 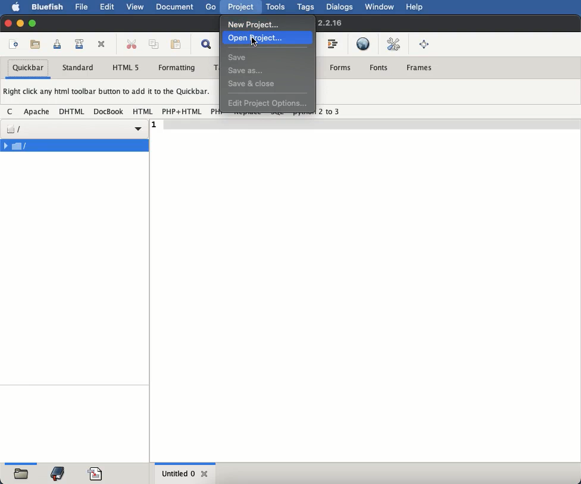 What do you see at coordinates (333, 44) in the screenshot?
I see `indent` at bounding box center [333, 44].